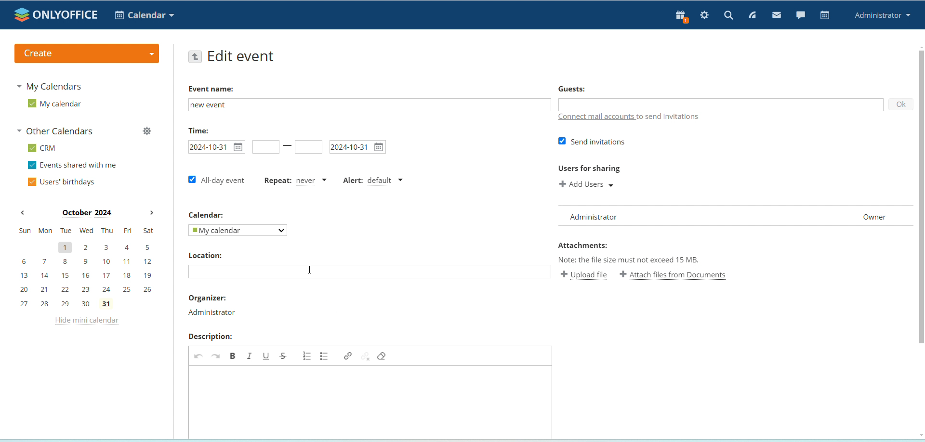 Image resolution: width=925 pixels, height=442 pixels. Describe the element at coordinates (87, 214) in the screenshot. I see `month on display` at that location.